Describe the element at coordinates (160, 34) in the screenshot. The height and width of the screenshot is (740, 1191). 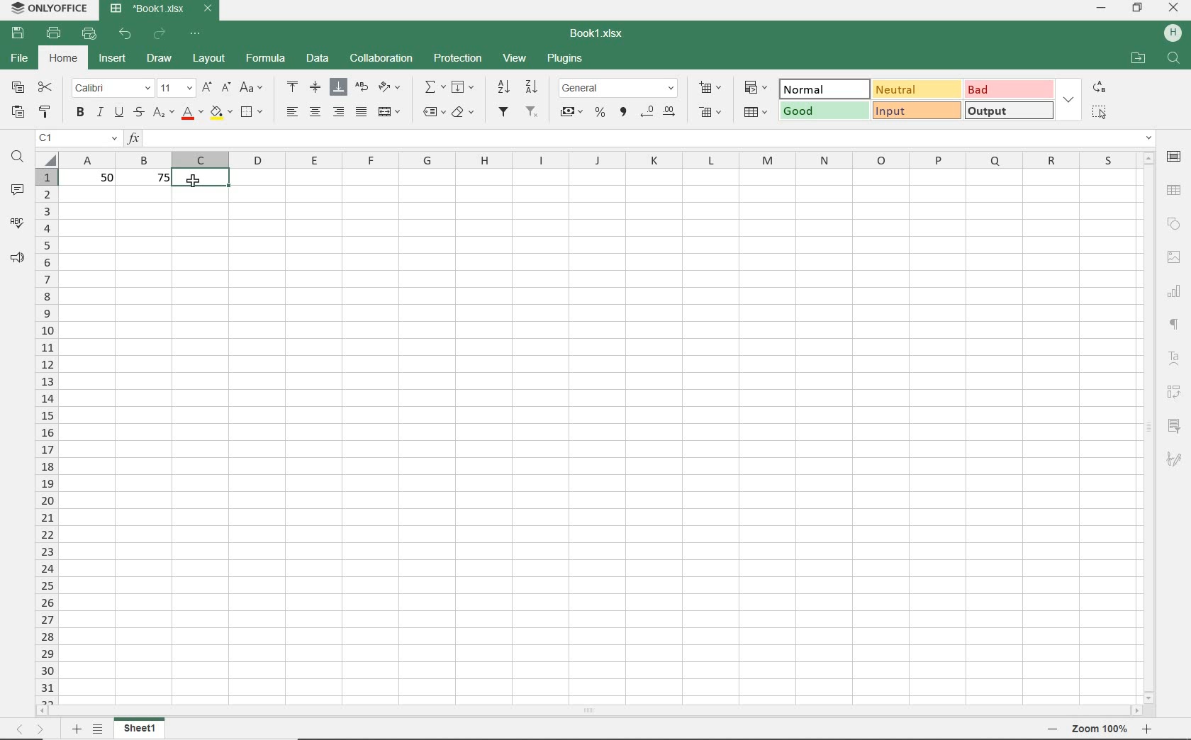
I see `redo` at that location.